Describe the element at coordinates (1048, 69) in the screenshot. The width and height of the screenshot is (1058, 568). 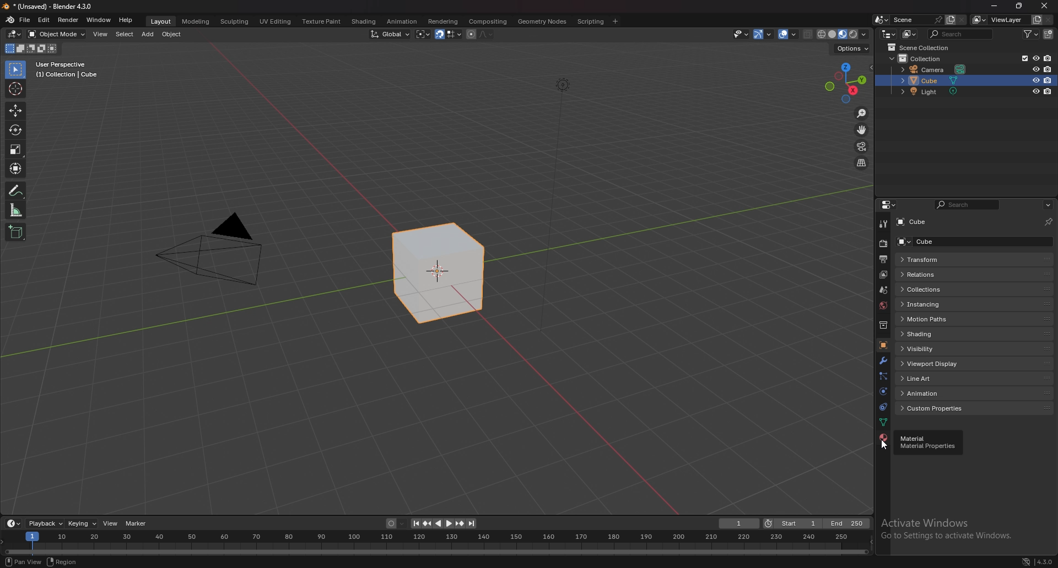
I see `disable in renders` at that location.